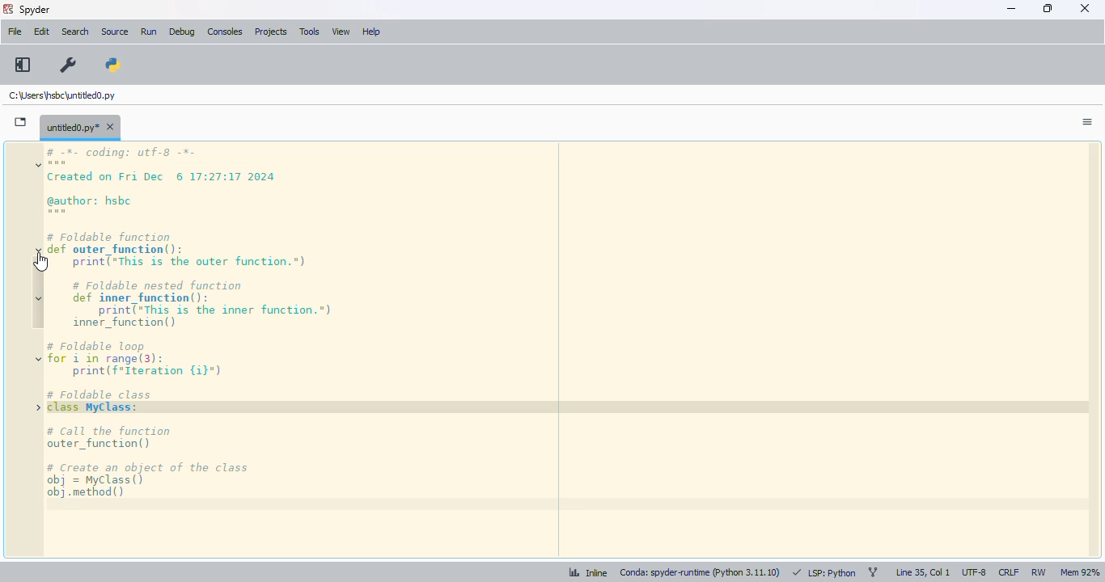 This screenshot has height=582, width=1105. I want to click on maximize current pane, so click(23, 65).